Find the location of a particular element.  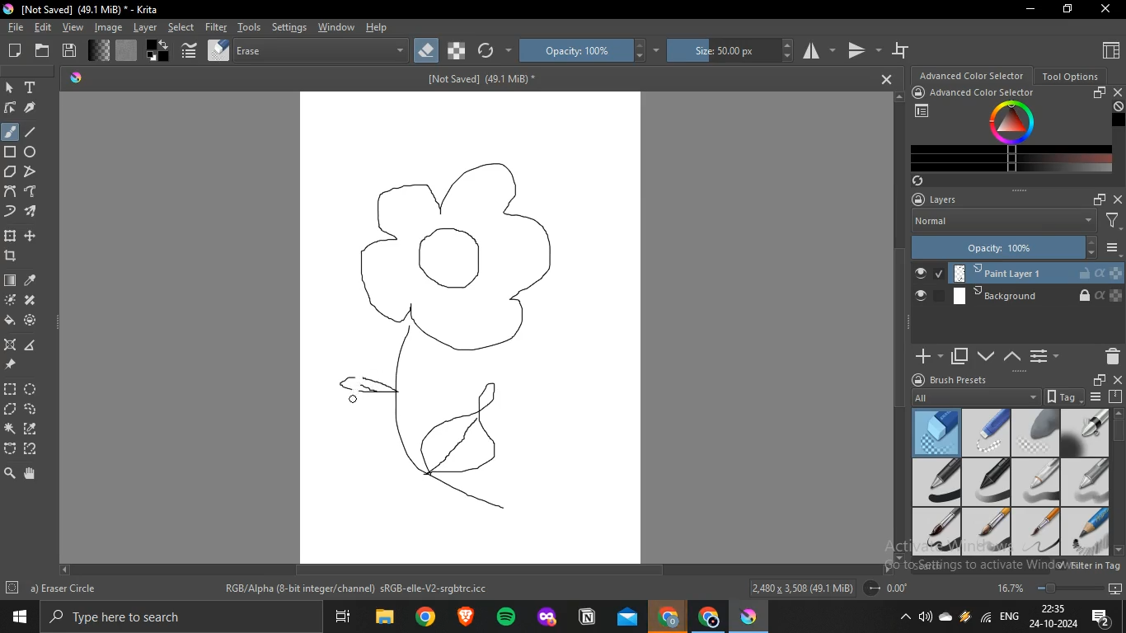

brush presets is located at coordinates (960, 379).